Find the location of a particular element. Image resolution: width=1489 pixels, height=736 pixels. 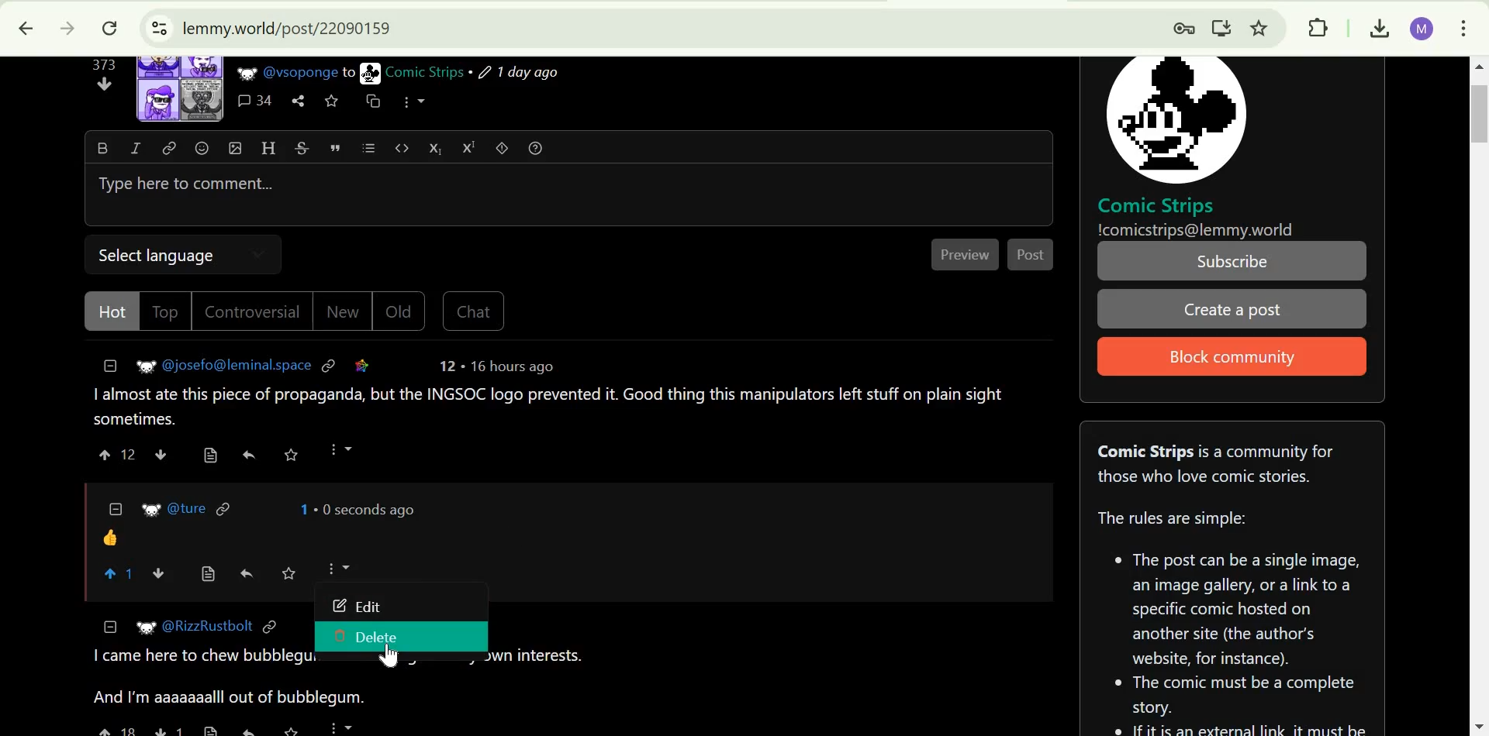

collapse is located at coordinates (111, 626).